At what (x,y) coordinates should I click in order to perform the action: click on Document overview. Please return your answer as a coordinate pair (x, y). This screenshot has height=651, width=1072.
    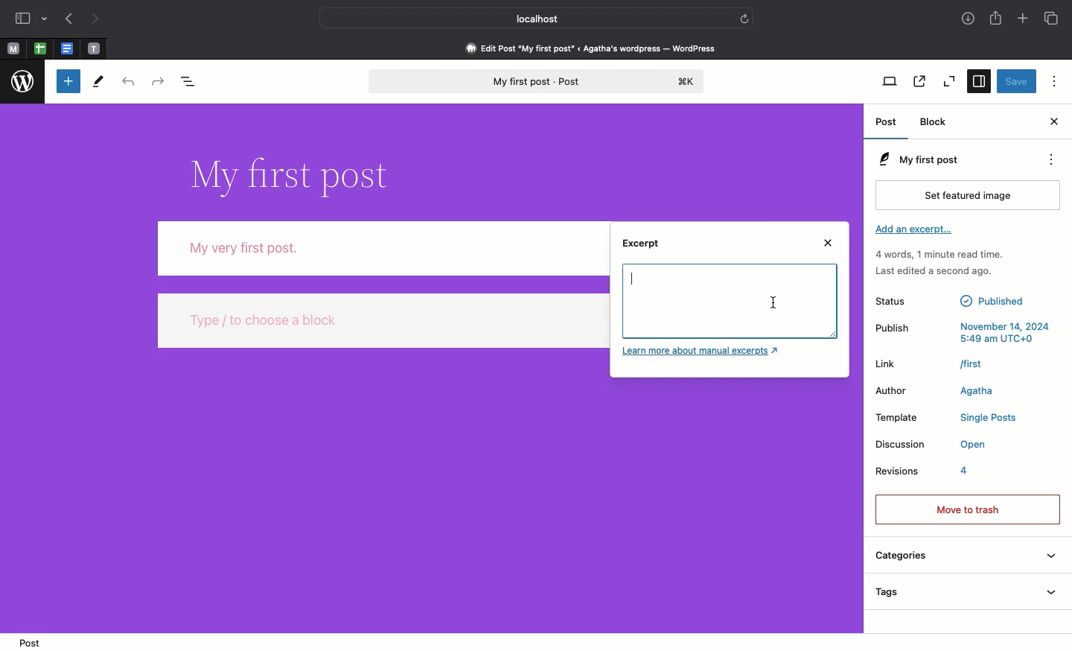
    Looking at the image, I should click on (194, 83).